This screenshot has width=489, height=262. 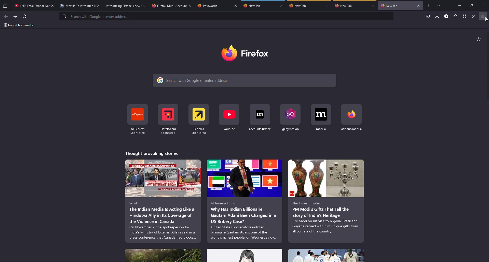 What do you see at coordinates (343, 5) in the screenshot?
I see `tab` at bounding box center [343, 5].